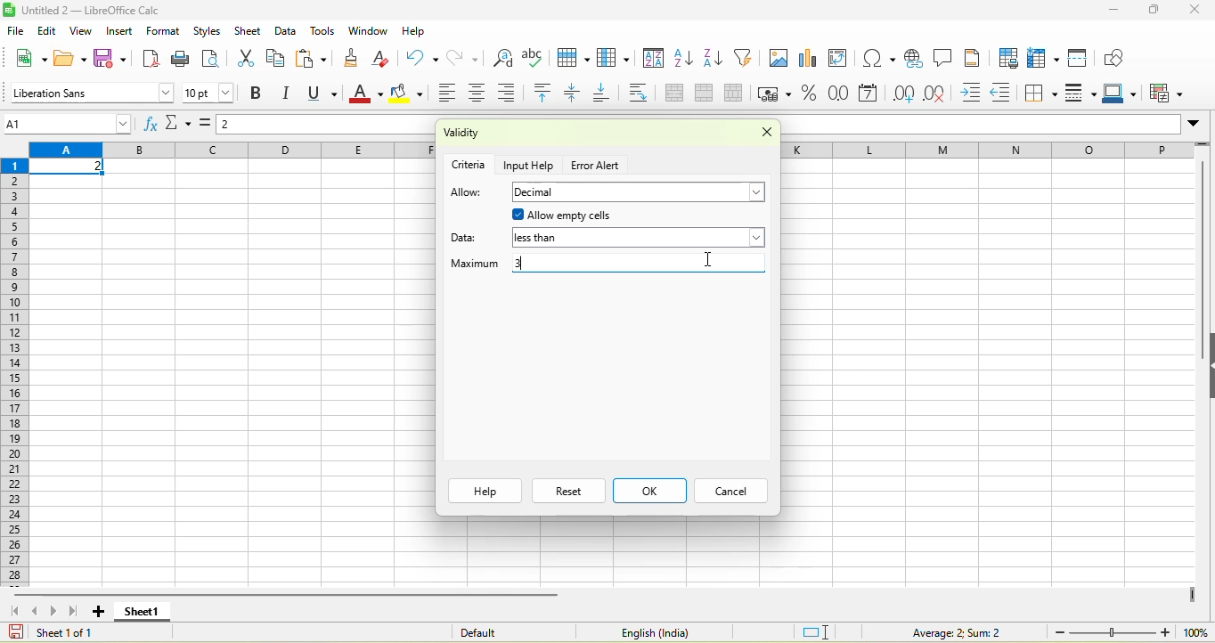 The height and width of the screenshot is (643, 1215). Describe the element at coordinates (843, 60) in the screenshot. I see `pivot table` at that location.